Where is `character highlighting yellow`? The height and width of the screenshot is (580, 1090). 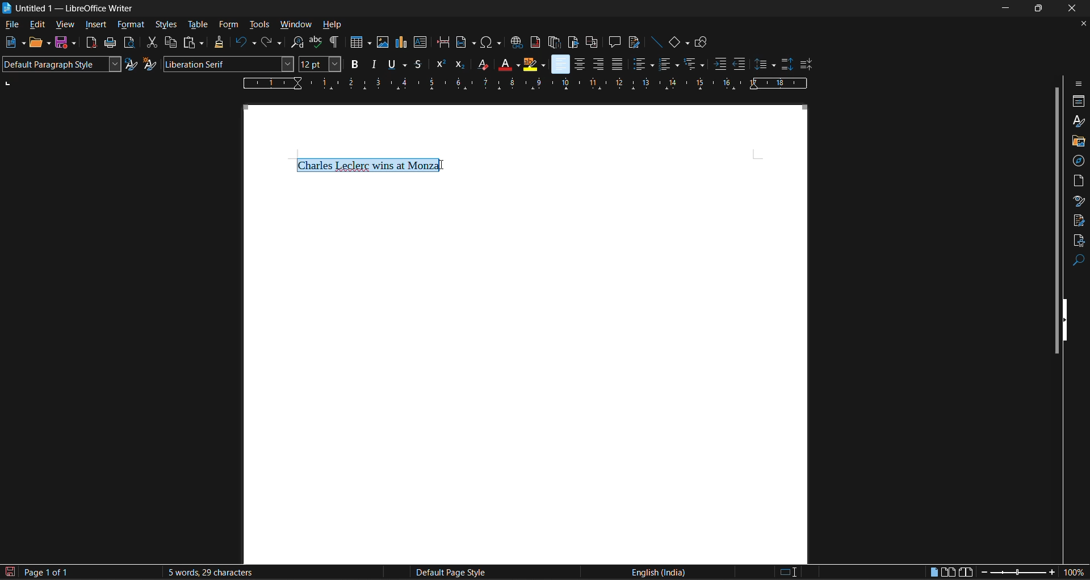 character highlighting yellow is located at coordinates (534, 65).